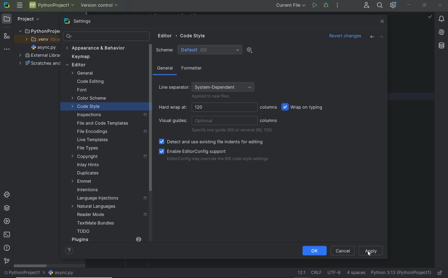 This screenshot has height=278, width=448. Describe the element at coordinates (7, 235) in the screenshot. I see `terminal` at that location.